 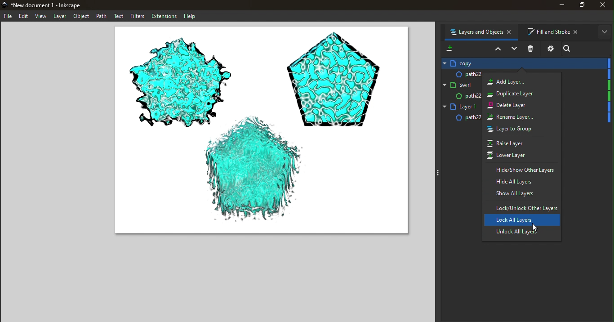 What do you see at coordinates (532, 49) in the screenshot?
I see `Delete selected item` at bounding box center [532, 49].